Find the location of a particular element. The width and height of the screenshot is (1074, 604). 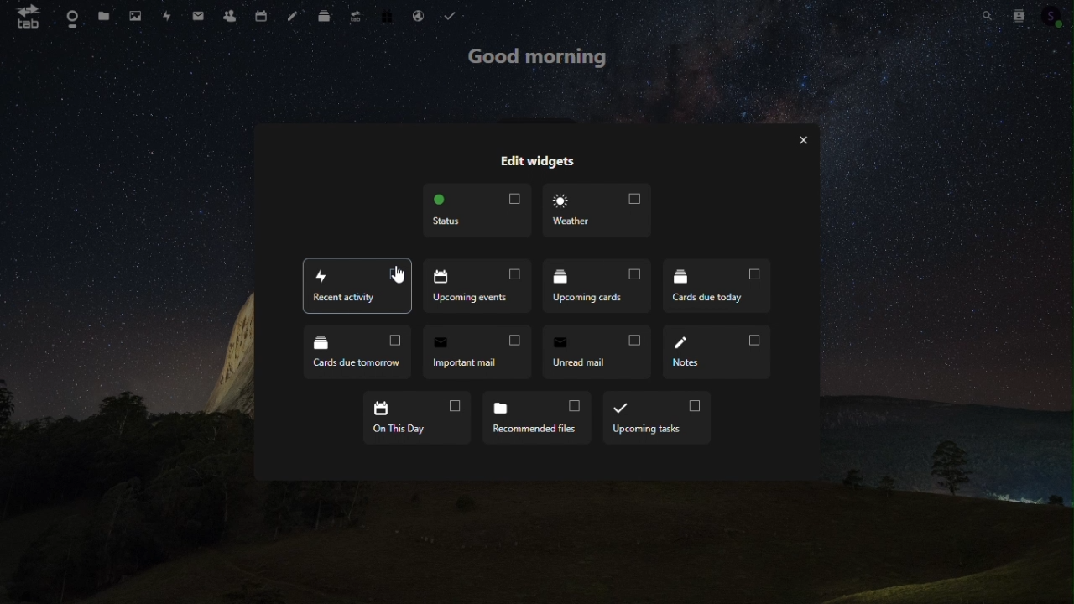

Upcoming cards is located at coordinates (599, 287).